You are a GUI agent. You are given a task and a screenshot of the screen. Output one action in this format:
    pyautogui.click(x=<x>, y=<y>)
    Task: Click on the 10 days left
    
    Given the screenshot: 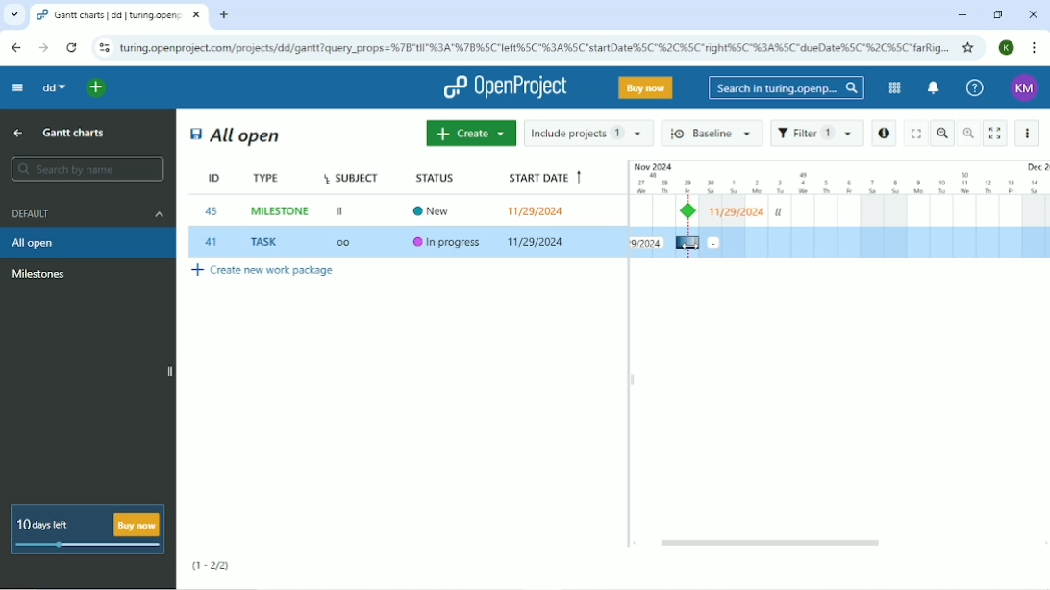 What is the action you would take?
    pyautogui.click(x=86, y=529)
    